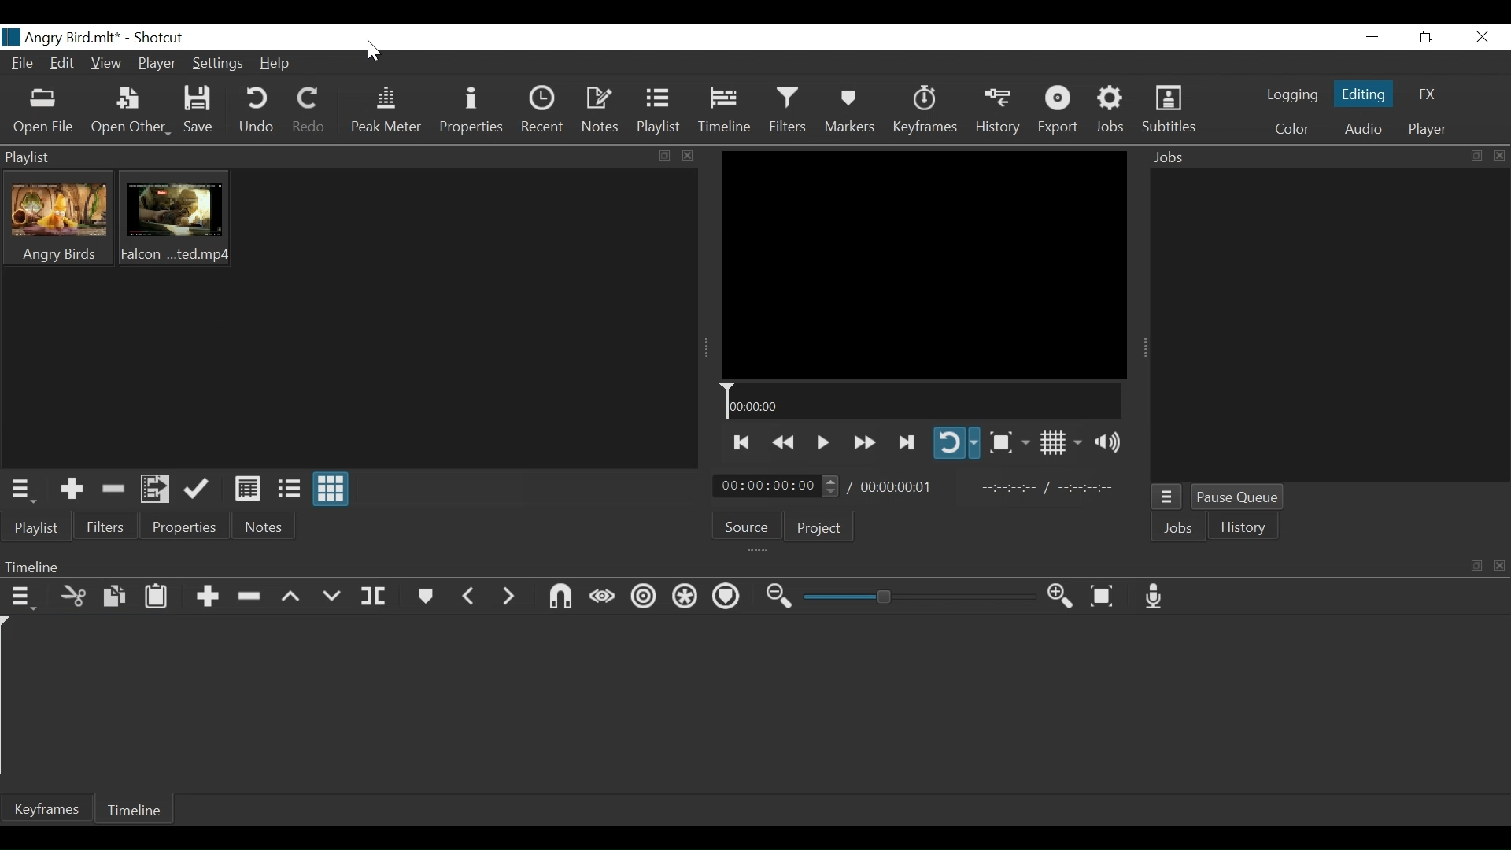 Image resolution: width=1511 pixels, height=850 pixels. I want to click on Notes, so click(265, 528).